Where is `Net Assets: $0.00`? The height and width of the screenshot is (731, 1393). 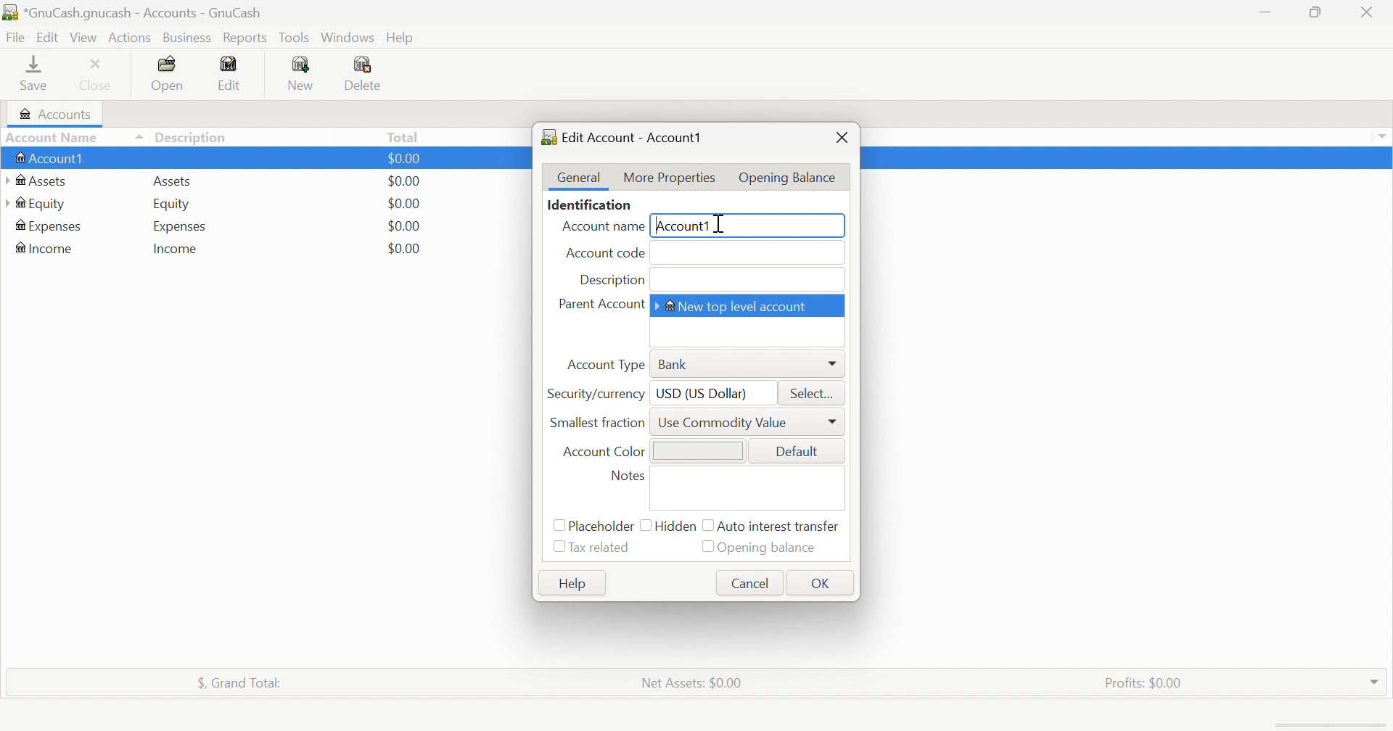
Net Assets: $0.00 is located at coordinates (696, 682).